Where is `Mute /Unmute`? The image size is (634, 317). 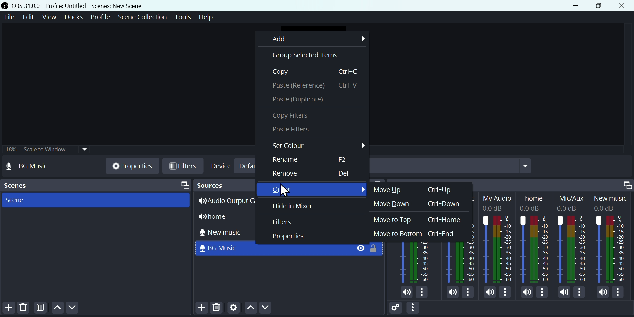 Mute /Unmute is located at coordinates (602, 292).